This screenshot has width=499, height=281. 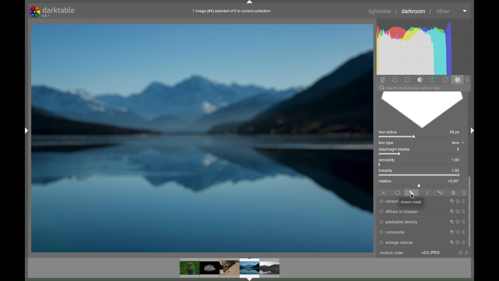 I want to click on scroll box, so click(x=471, y=212).